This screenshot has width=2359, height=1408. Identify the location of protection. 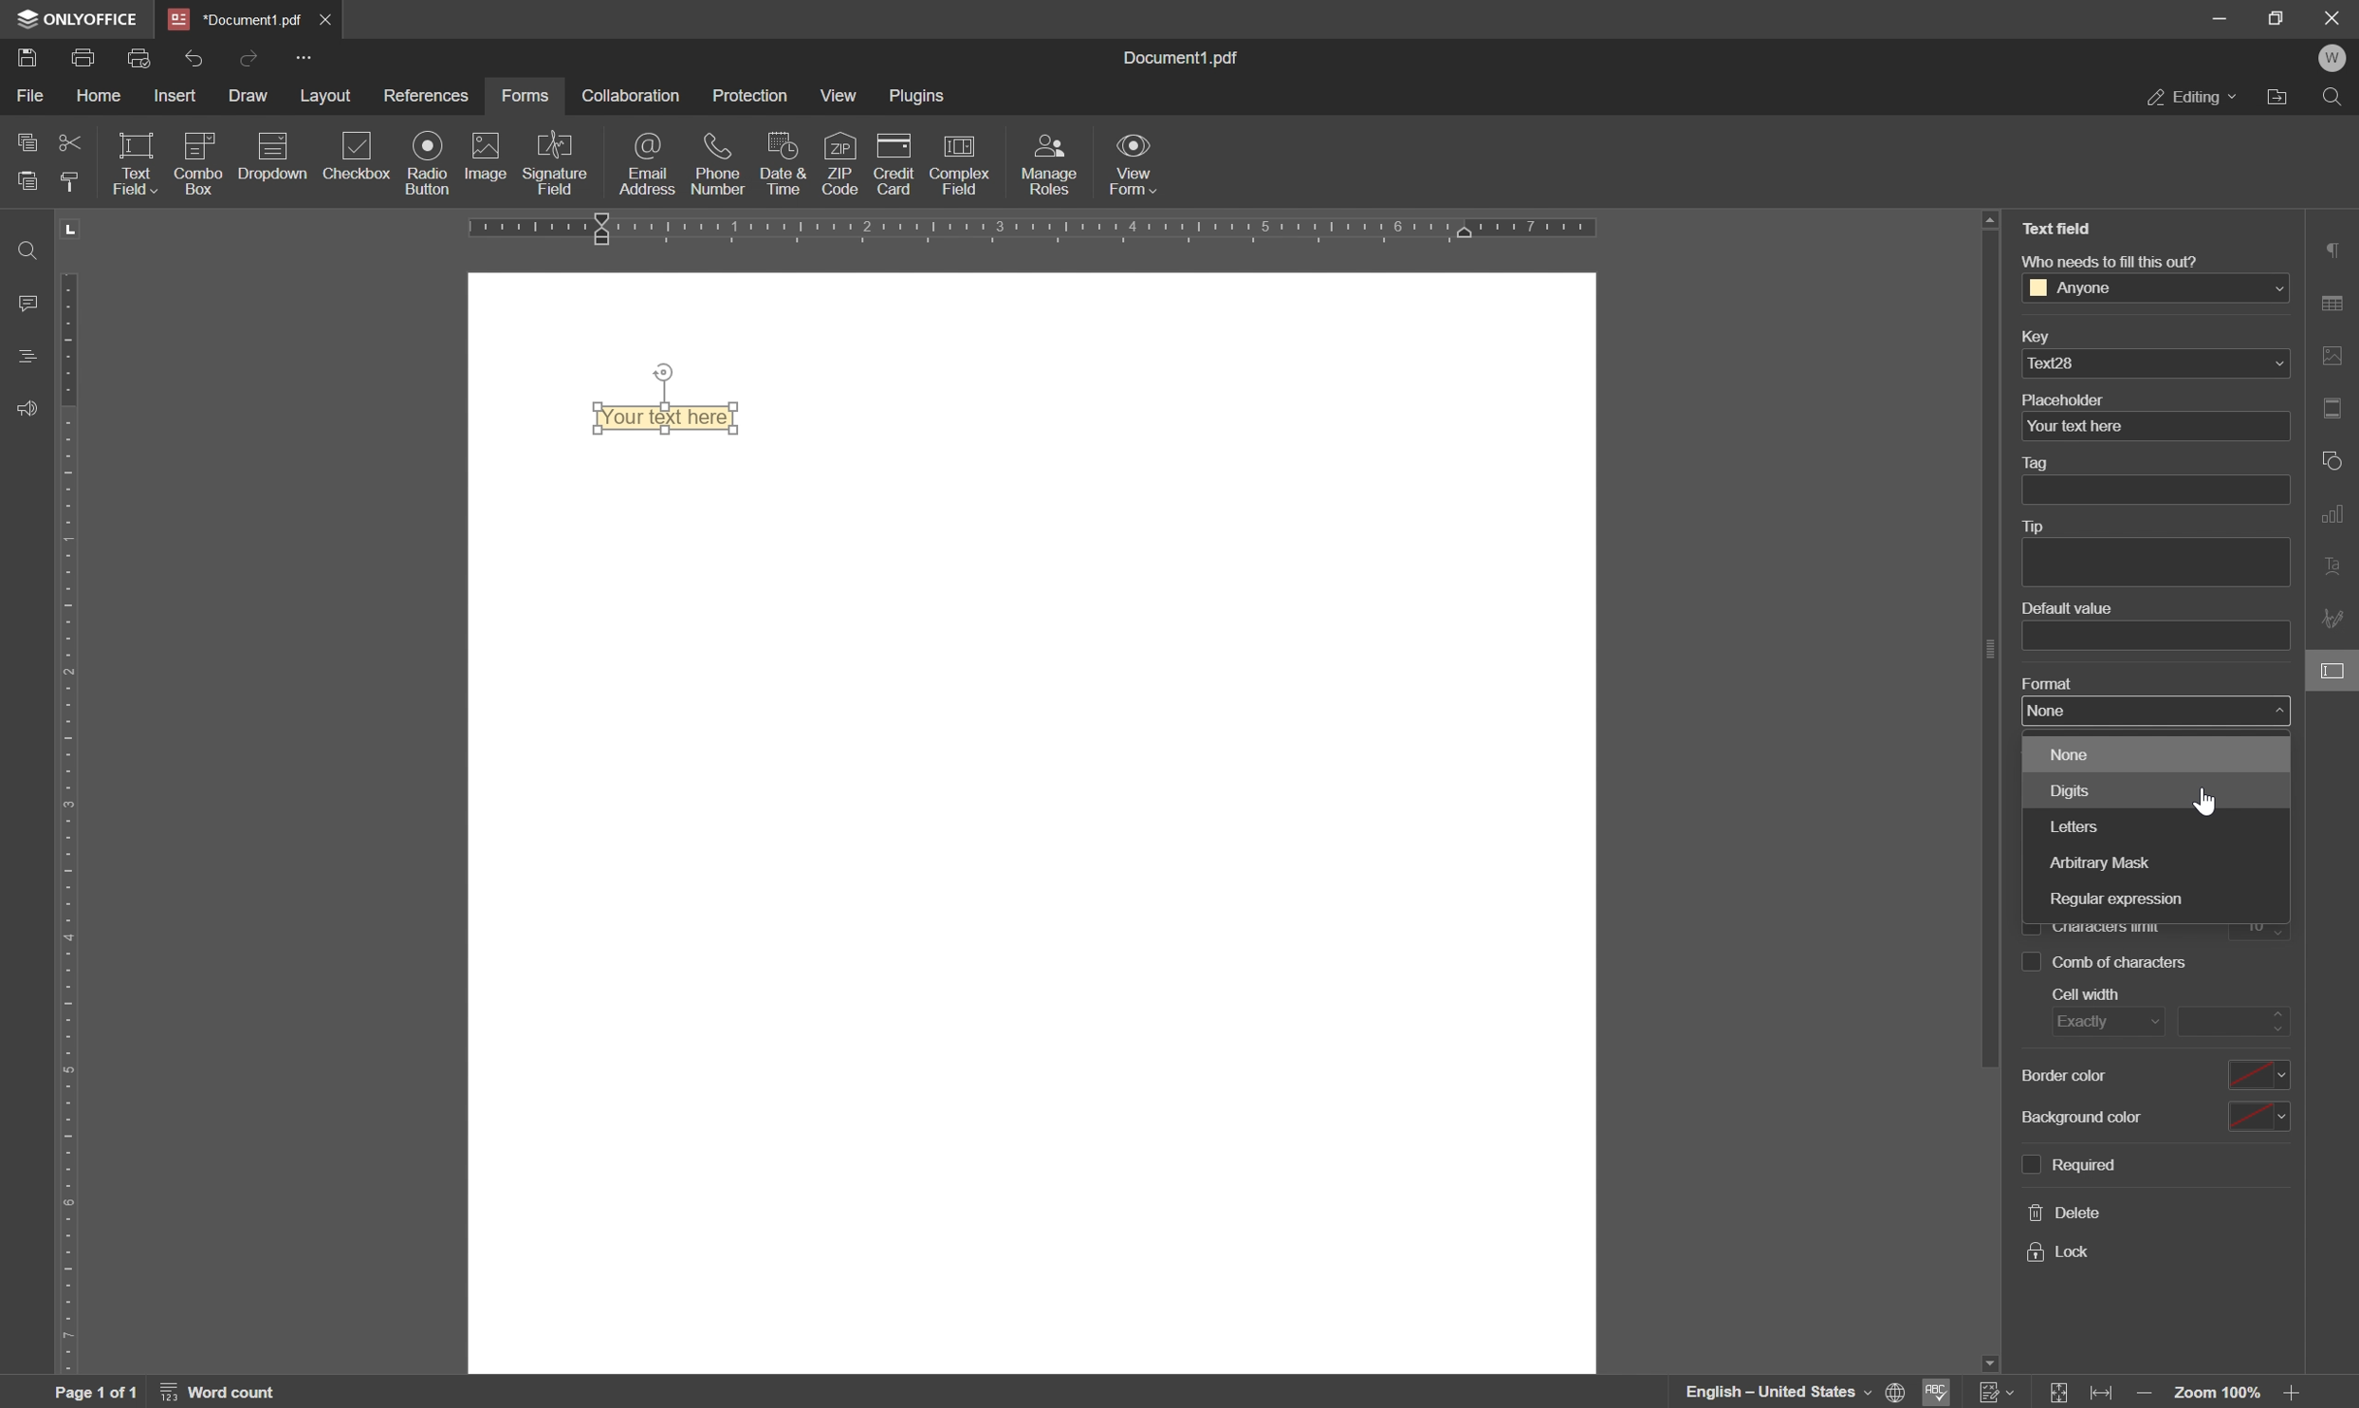
(754, 98).